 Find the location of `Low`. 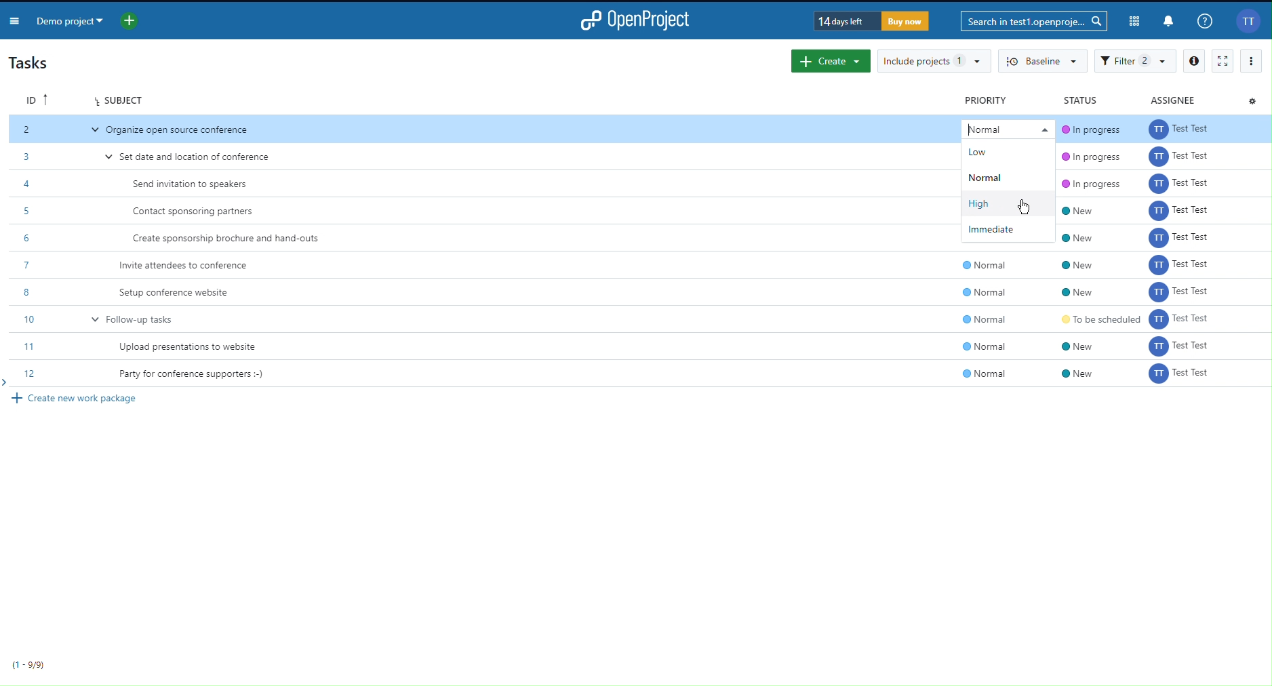

Low is located at coordinates (982, 153).